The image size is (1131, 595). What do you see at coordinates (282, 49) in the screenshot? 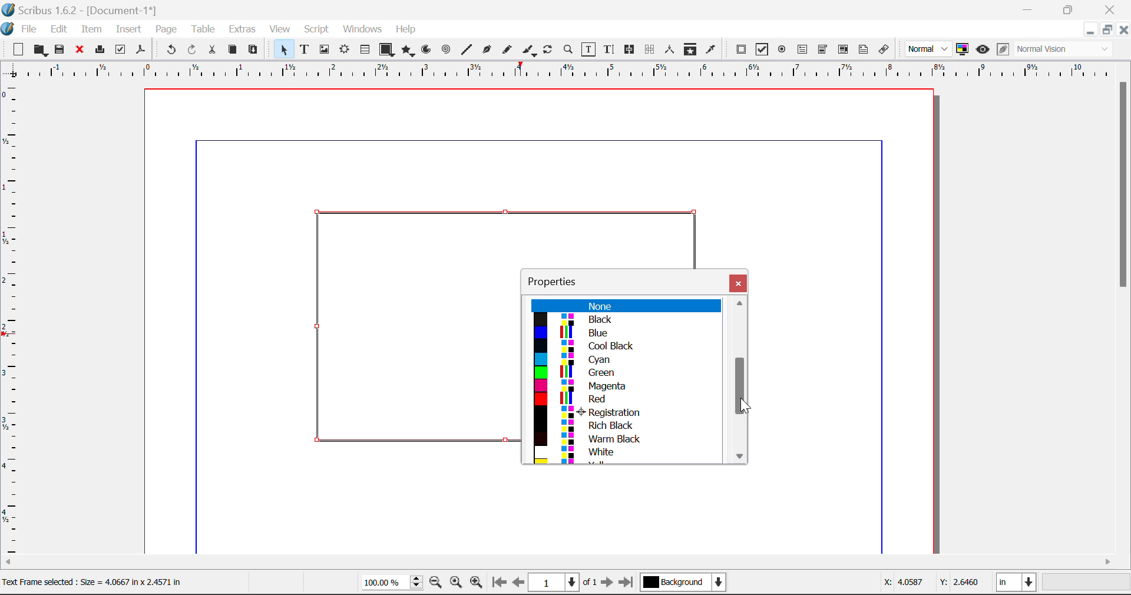
I see `Select` at bounding box center [282, 49].